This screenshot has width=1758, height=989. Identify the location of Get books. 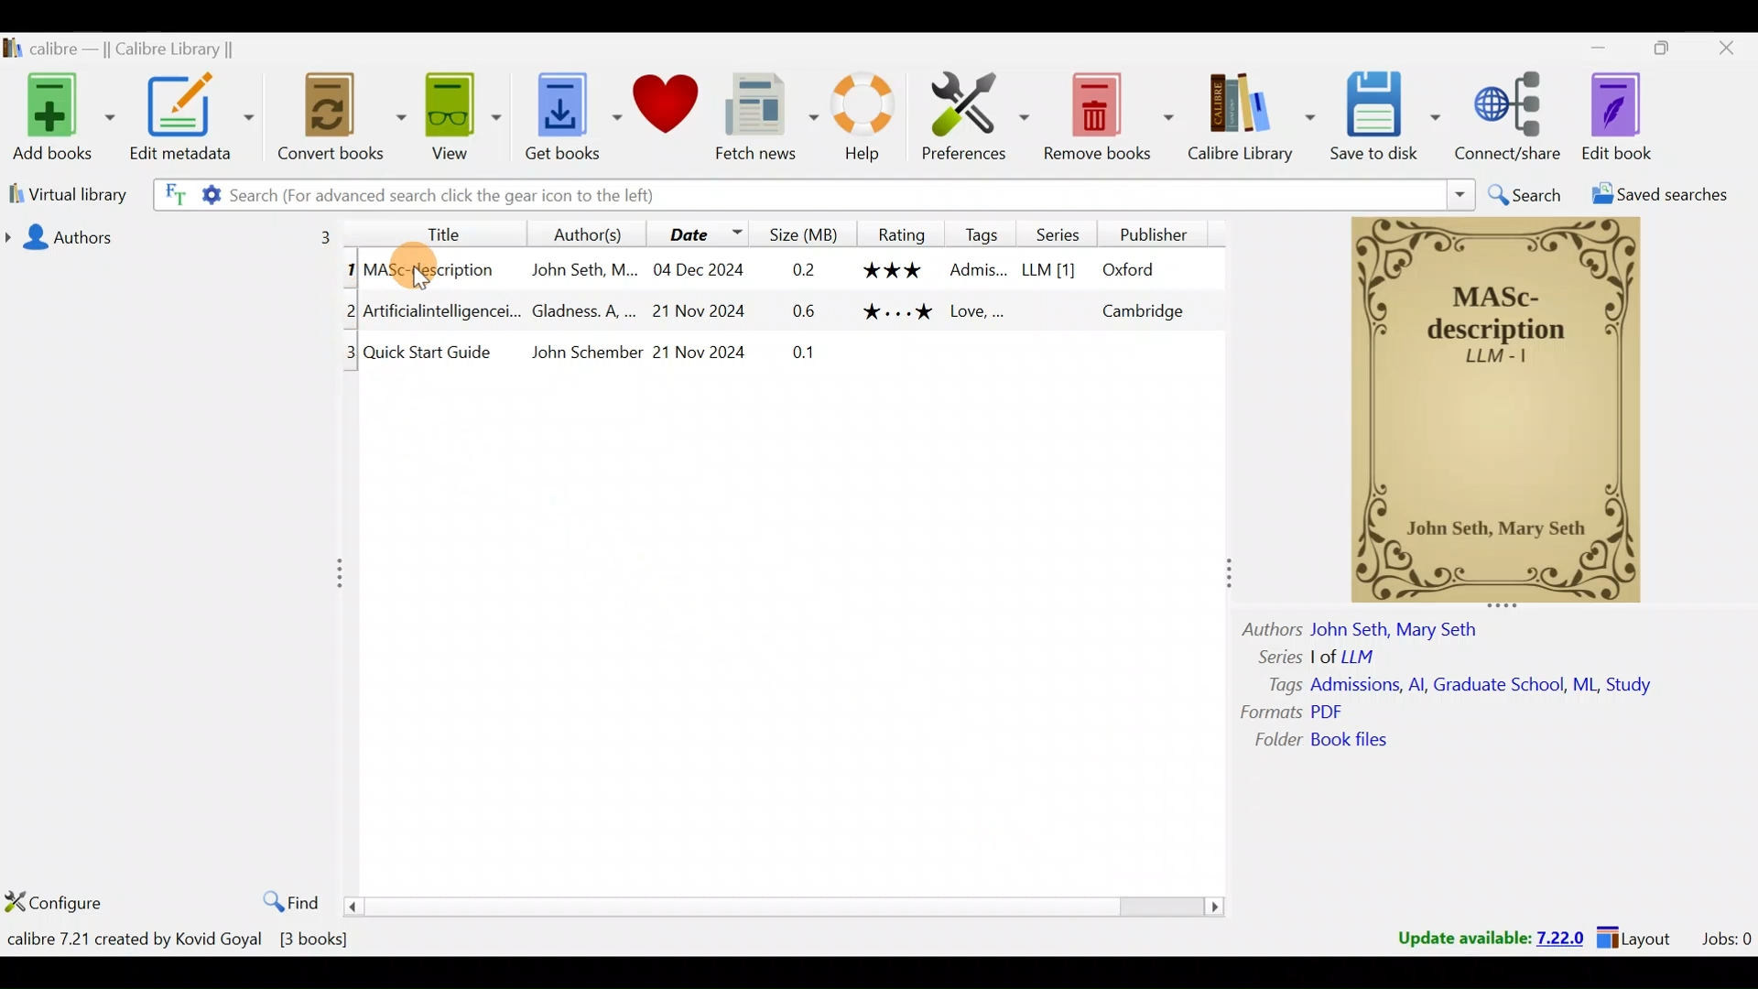
(572, 121).